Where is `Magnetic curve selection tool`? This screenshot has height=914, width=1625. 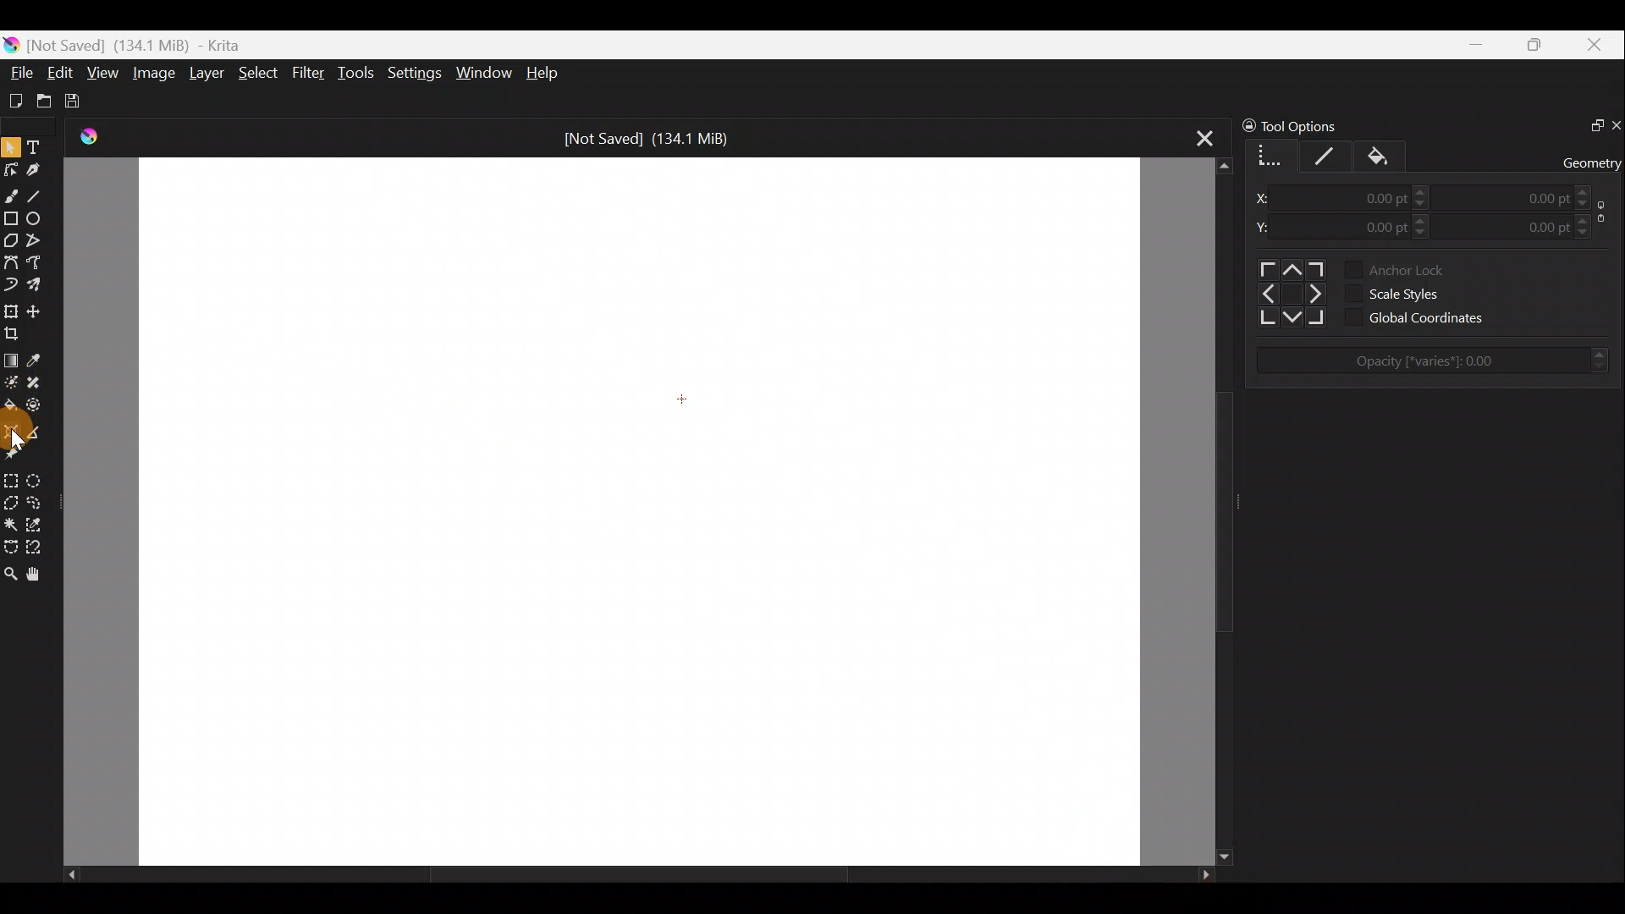
Magnetic curve selection tool is located at coordinates (41, 545).